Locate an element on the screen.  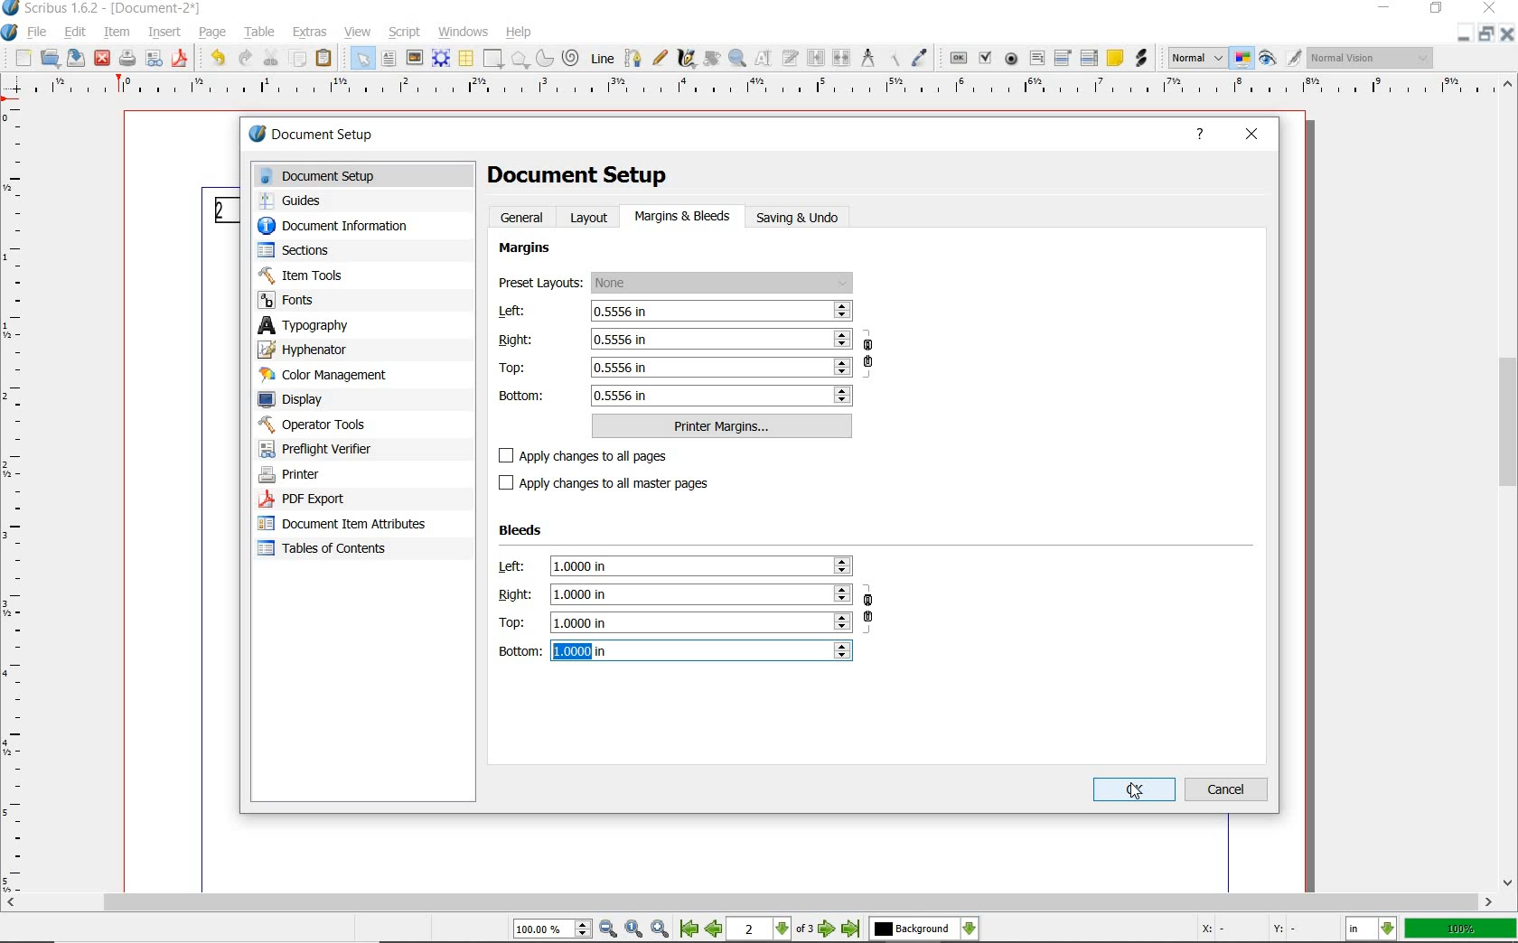
edit text with story editor is located at coordinates (791, 58).